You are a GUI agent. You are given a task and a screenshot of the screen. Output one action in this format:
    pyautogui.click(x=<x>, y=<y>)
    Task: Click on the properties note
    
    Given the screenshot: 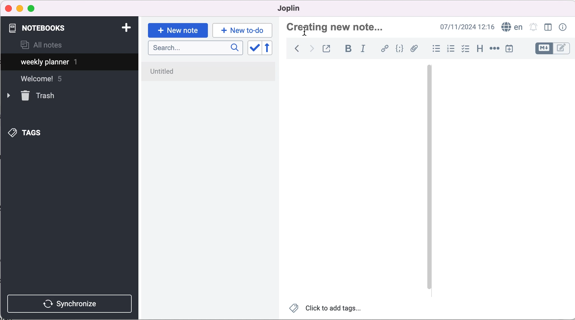 What is the action you would take?
    pyautogui.click(x=564, y=27)
    